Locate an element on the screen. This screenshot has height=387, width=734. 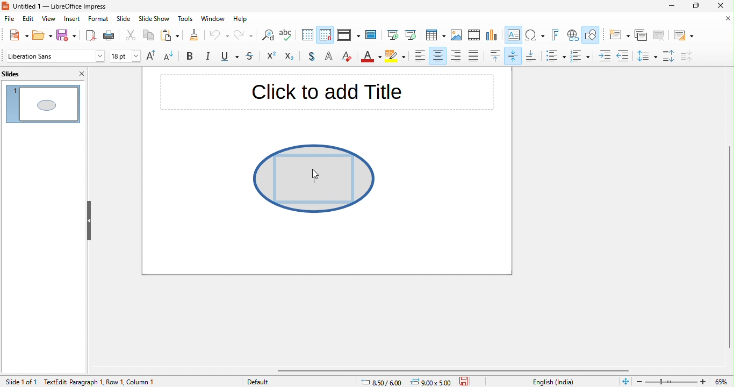
slide 1 of 1 is located at coordinates (20, 381).